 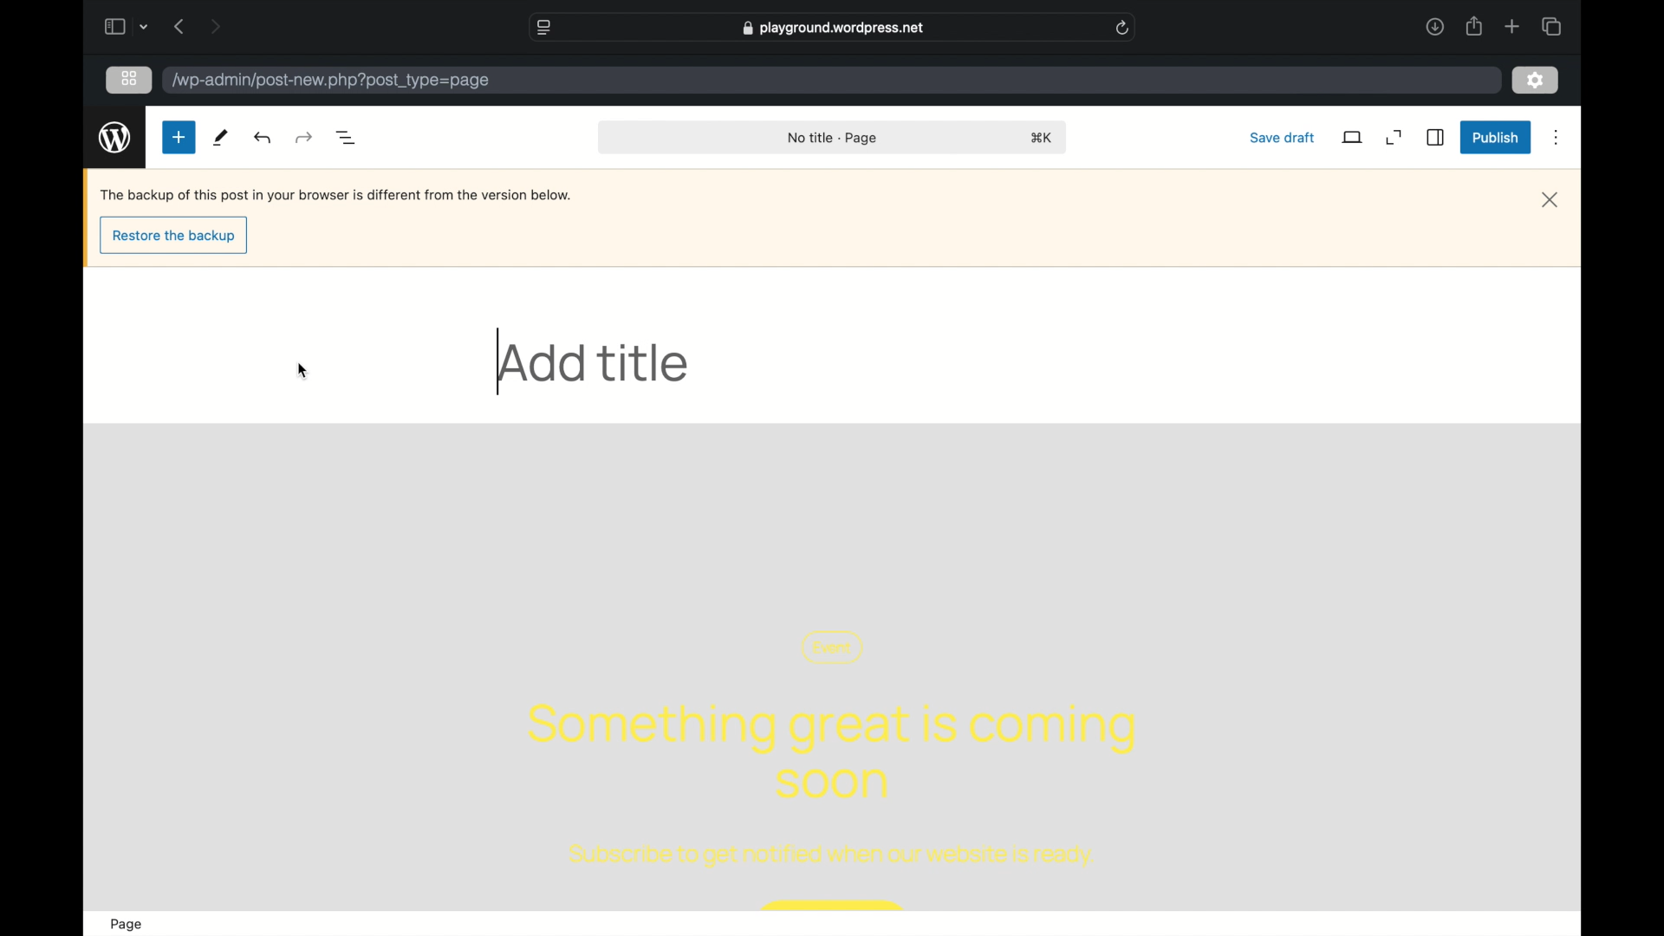 What do you see at coordinates (1436, 137) in the screenshot?
I see `sidebar` at bounding box center [1436, 137].